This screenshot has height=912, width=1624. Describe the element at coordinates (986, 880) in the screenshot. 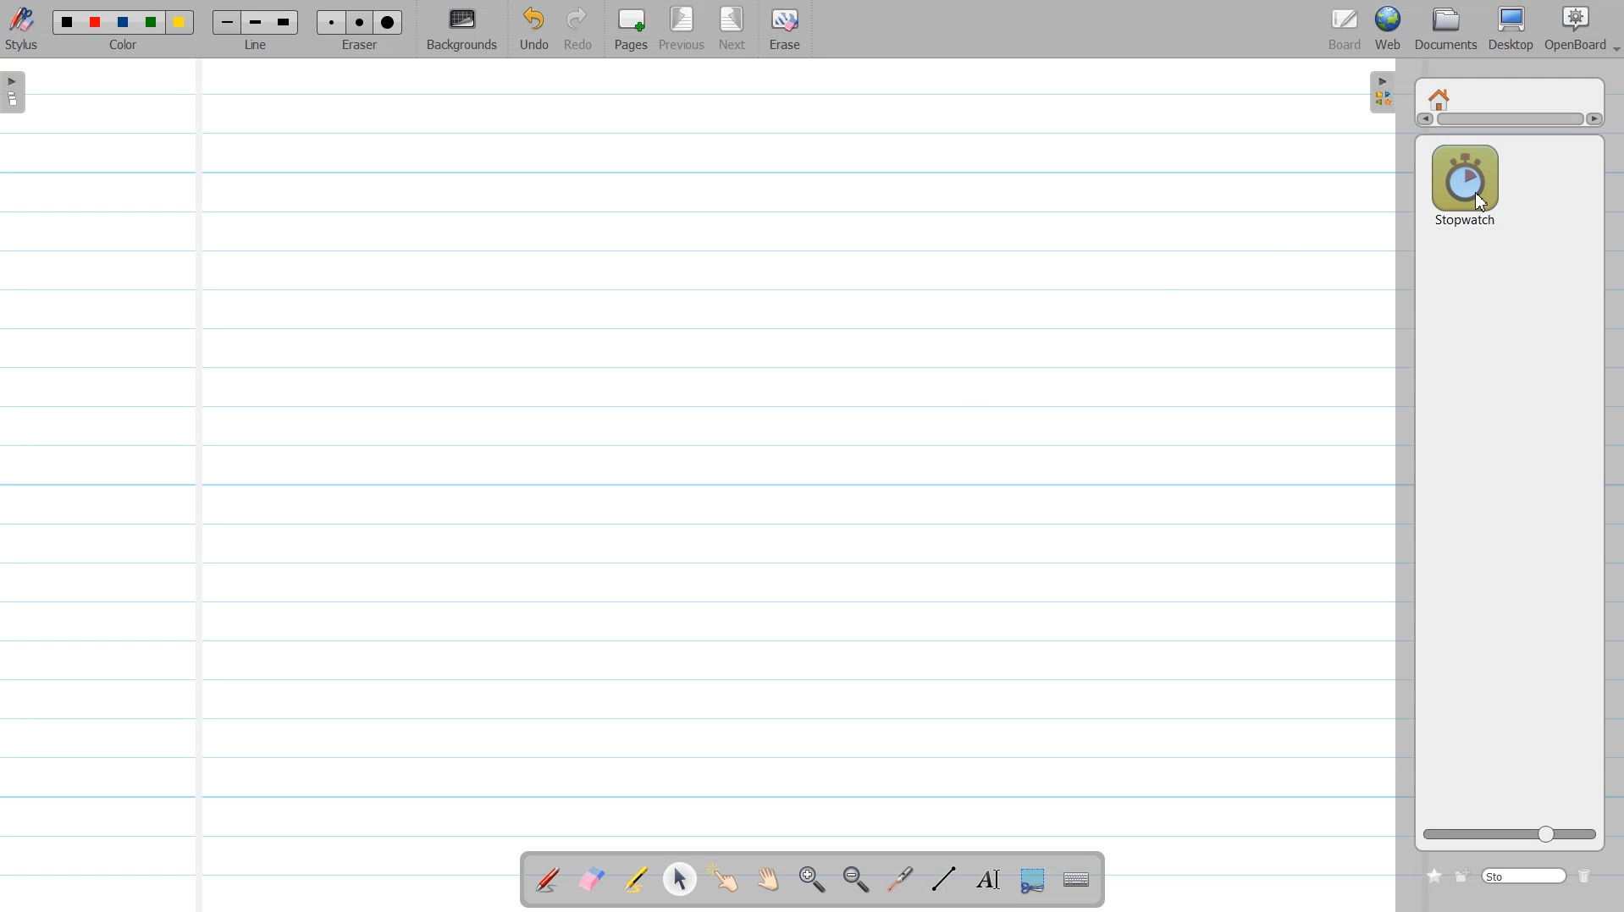

I see `Write Text` at that location.